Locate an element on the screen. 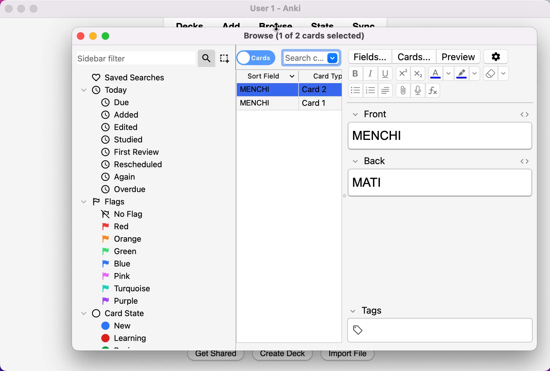 This screenshot has width=550, height=371. first review is located at coordinates (132, 153).